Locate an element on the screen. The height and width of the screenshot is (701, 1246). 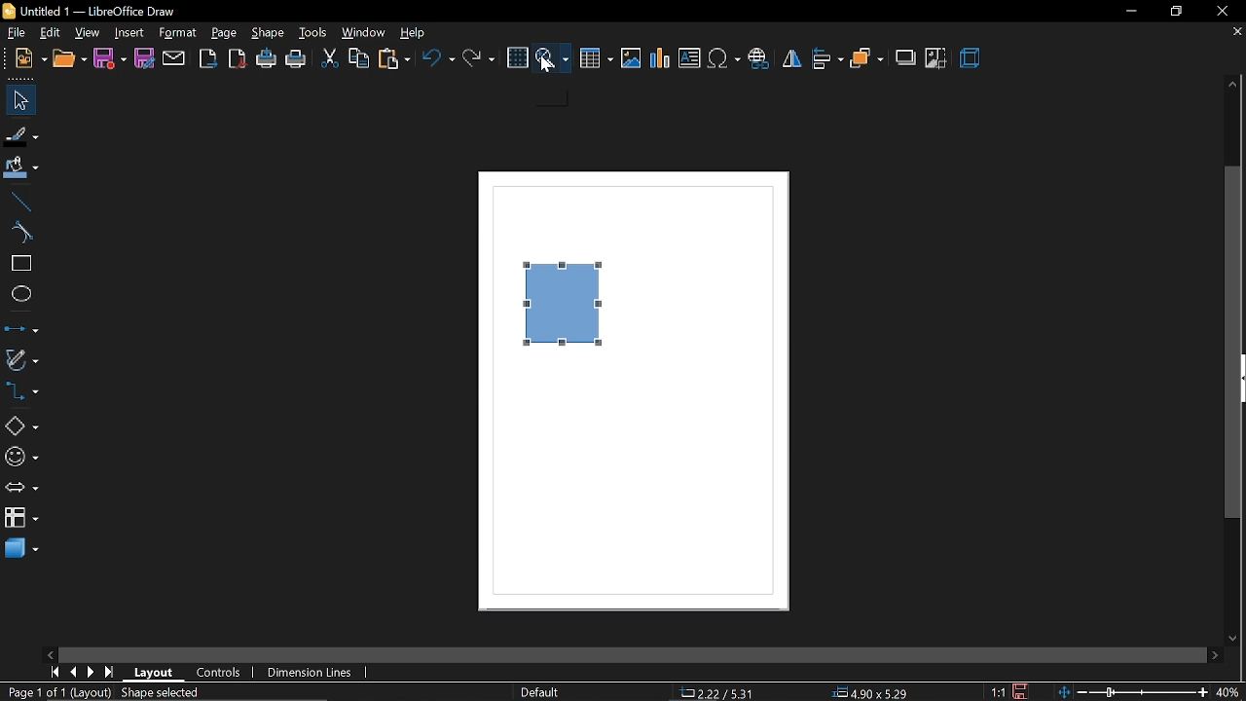
Insert hyperlink is located at coordinates (758, 58).